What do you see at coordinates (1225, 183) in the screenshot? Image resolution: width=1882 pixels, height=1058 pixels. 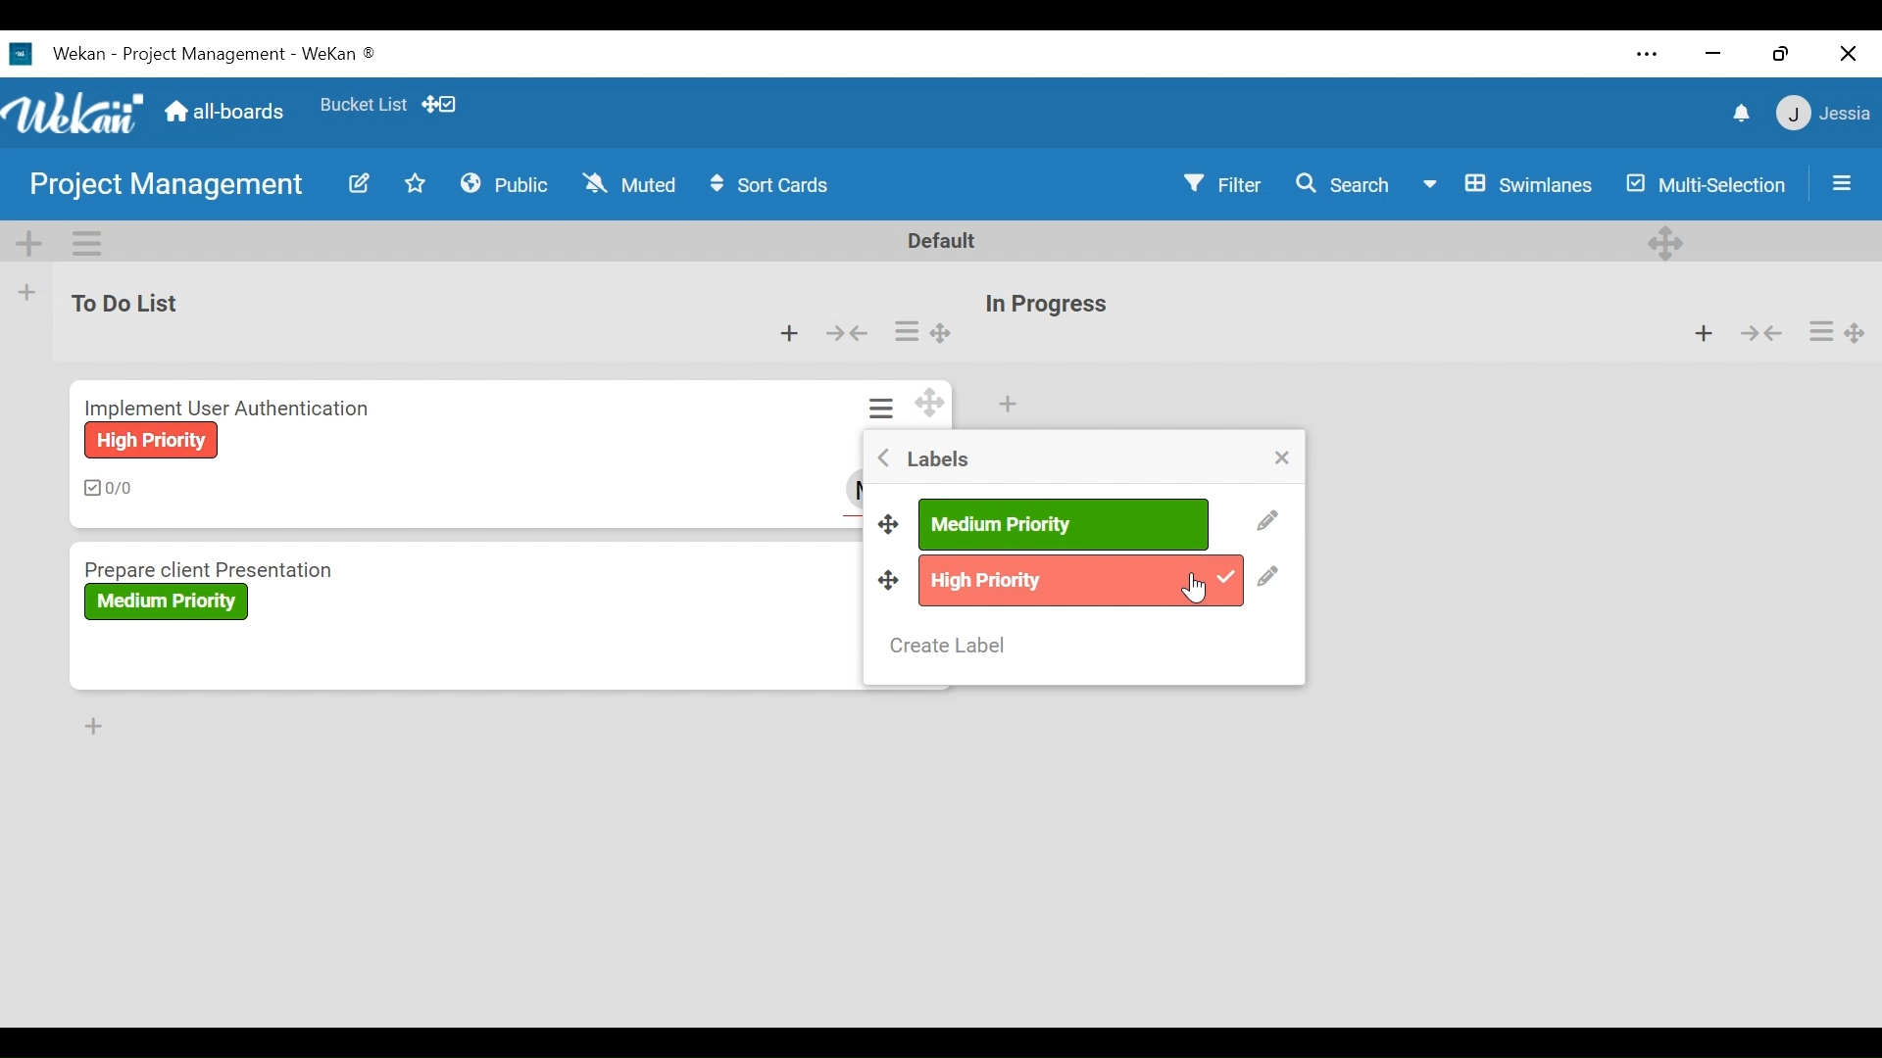 I see `Filter` at bounding box center [1225, 183].